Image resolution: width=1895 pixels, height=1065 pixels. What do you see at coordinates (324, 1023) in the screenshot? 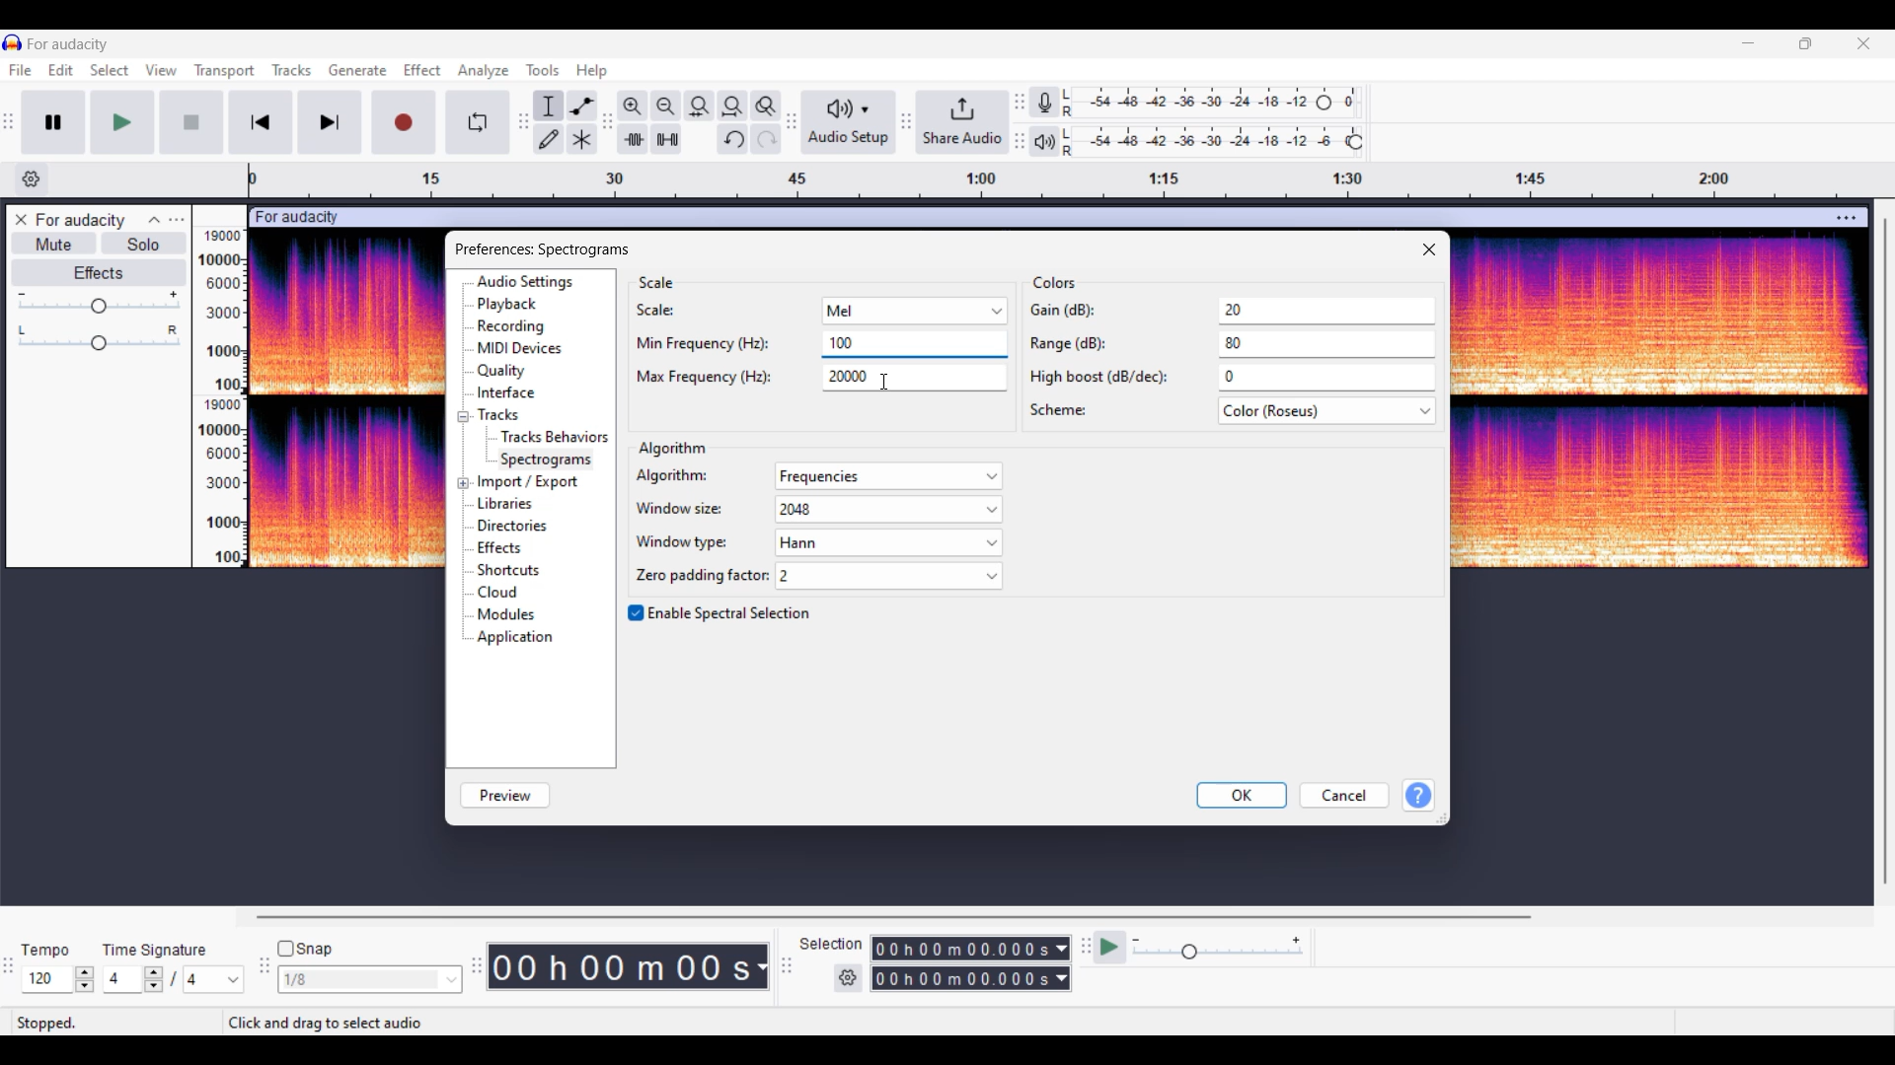
I see `click and drag to select audio` at bounding box center [324, 1023].